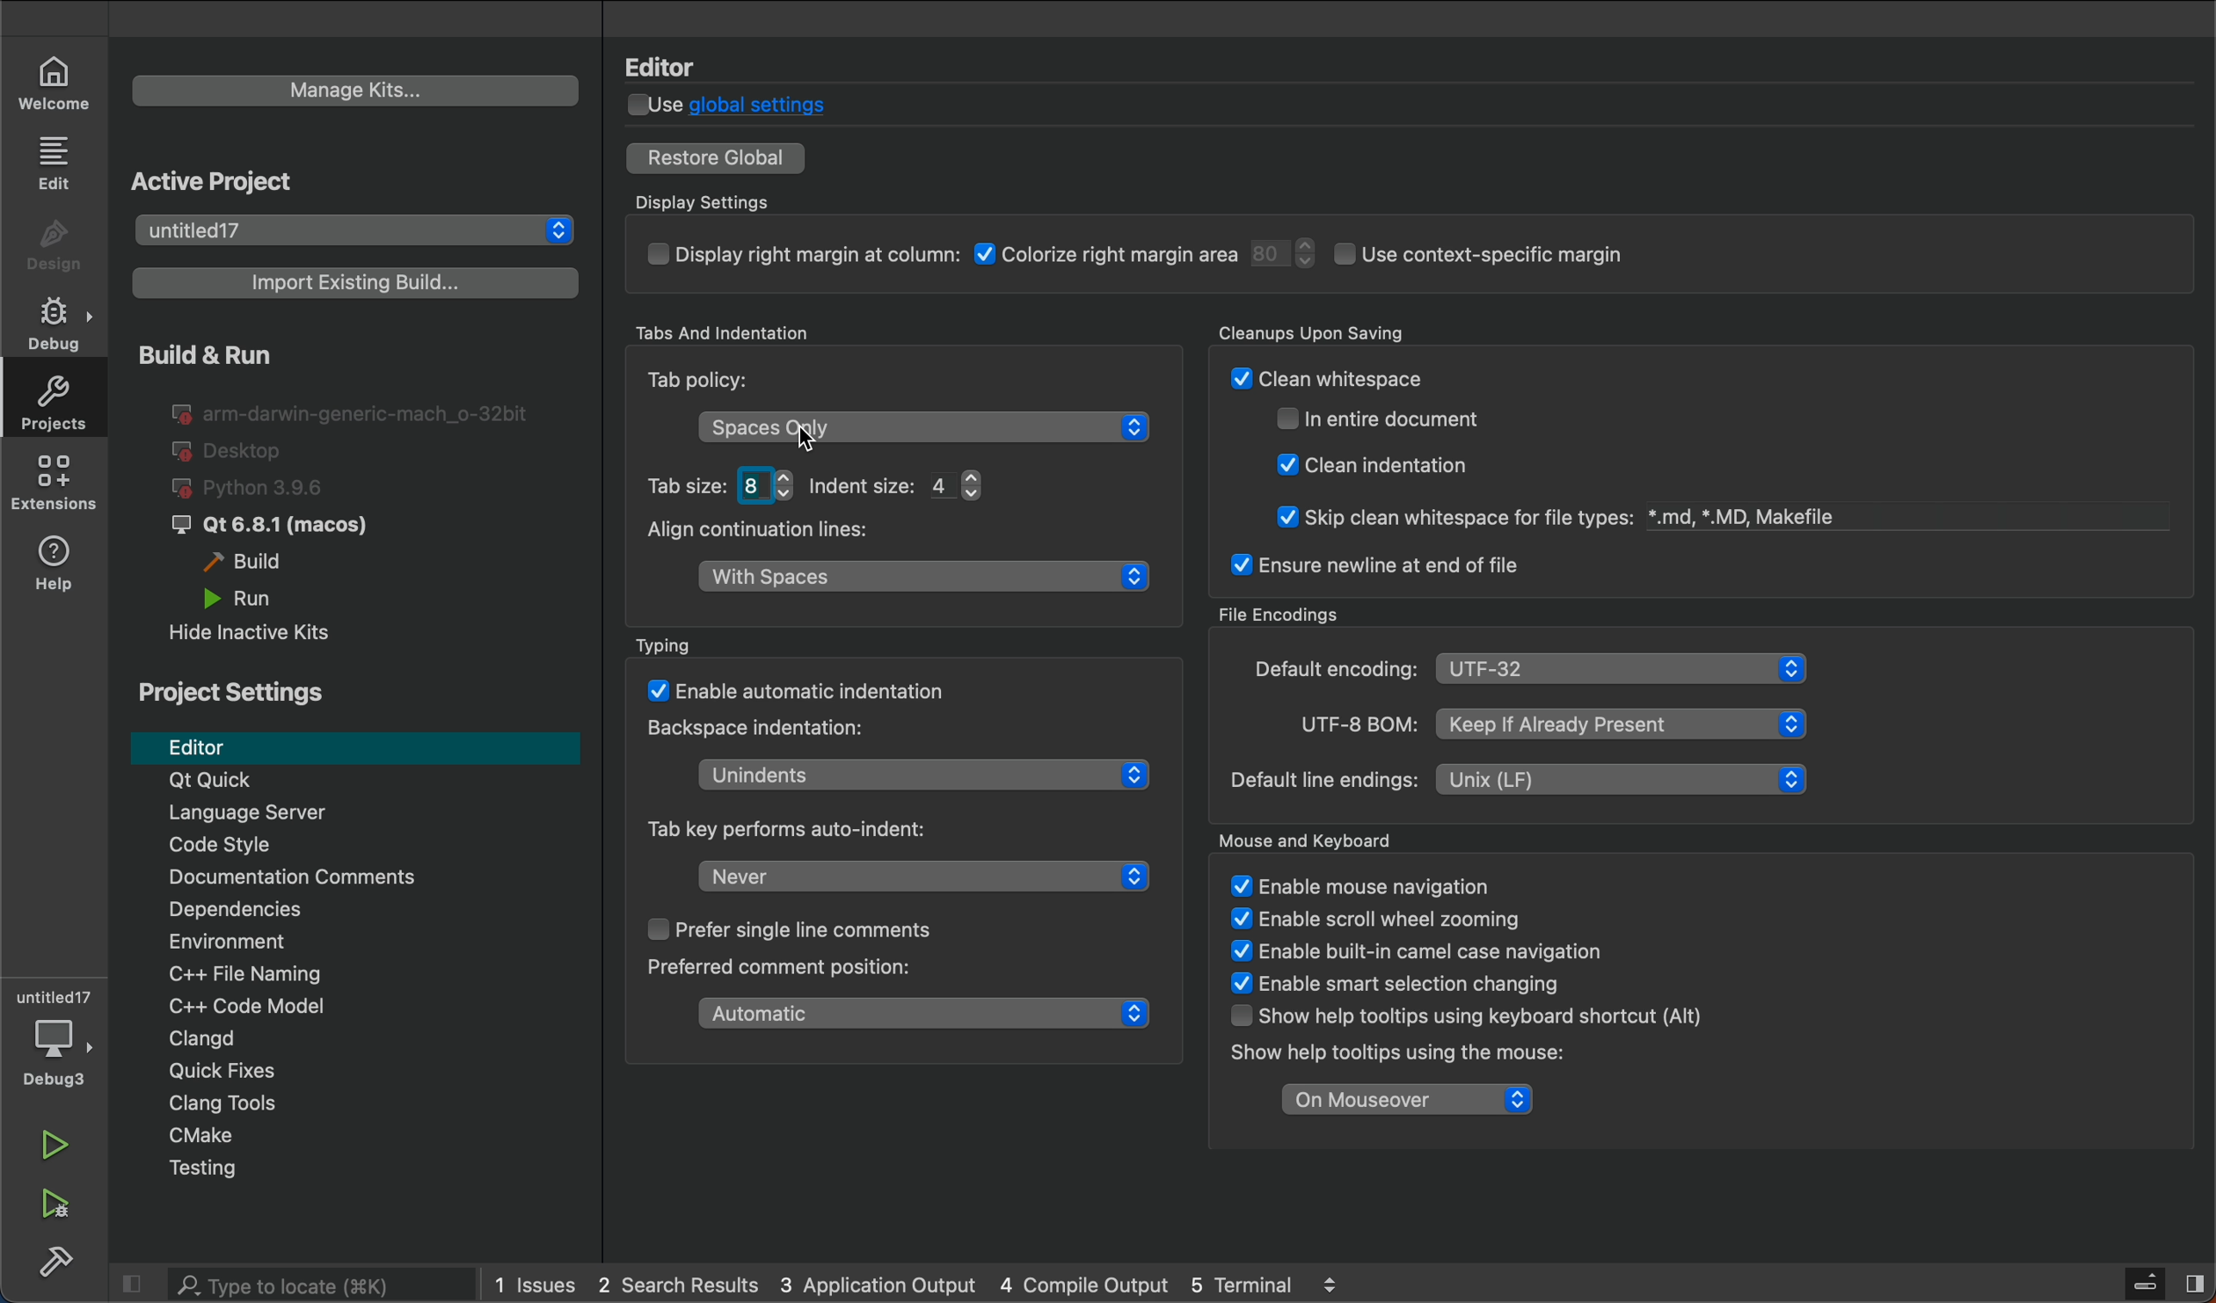 The image size is (2216, 1303). I want to click on search, so click(294, 1284).